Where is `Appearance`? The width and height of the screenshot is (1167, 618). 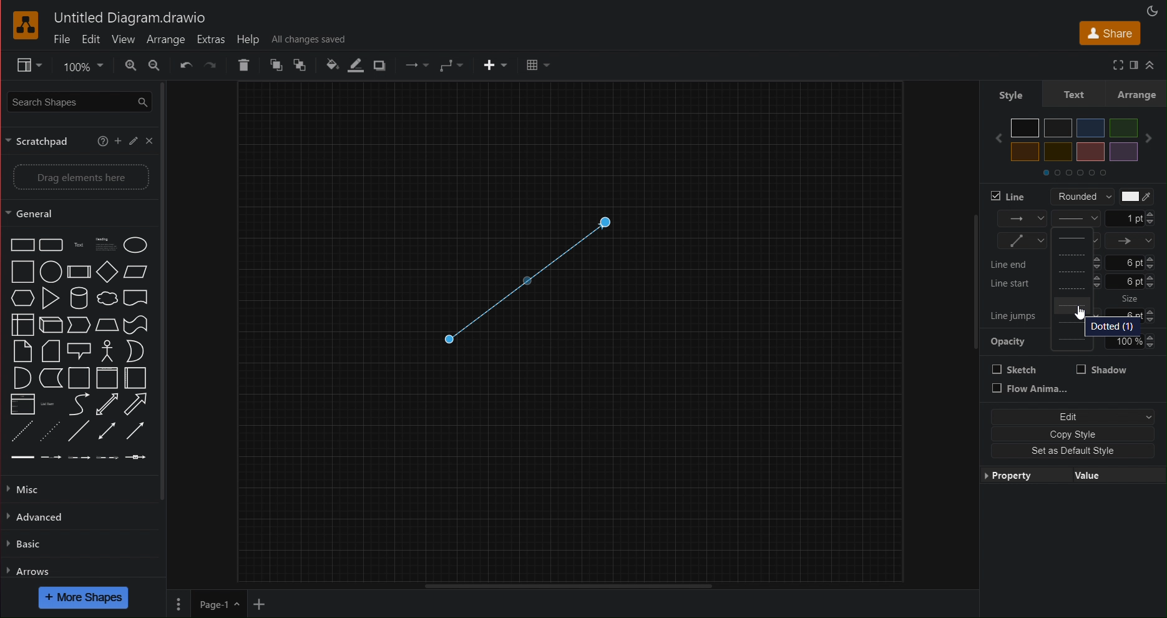 Appearance is located at coordinates (1154, 10).